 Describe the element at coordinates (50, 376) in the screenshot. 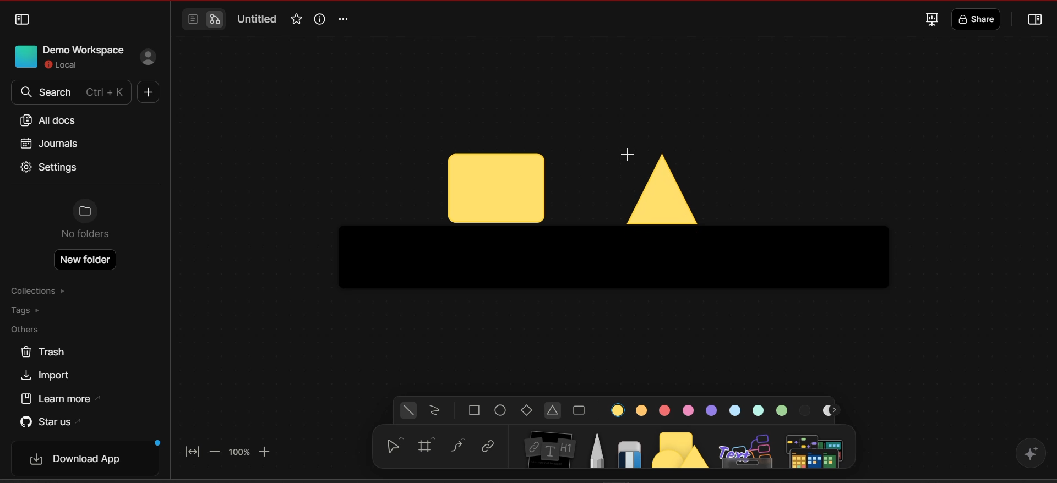

I see `import` at that location.